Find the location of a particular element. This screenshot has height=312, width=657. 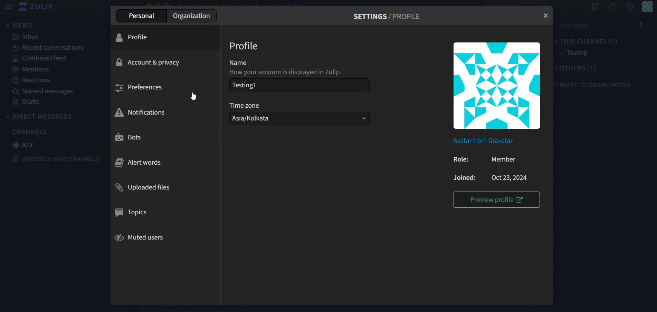

preferences is located at coordinates (141, 88).